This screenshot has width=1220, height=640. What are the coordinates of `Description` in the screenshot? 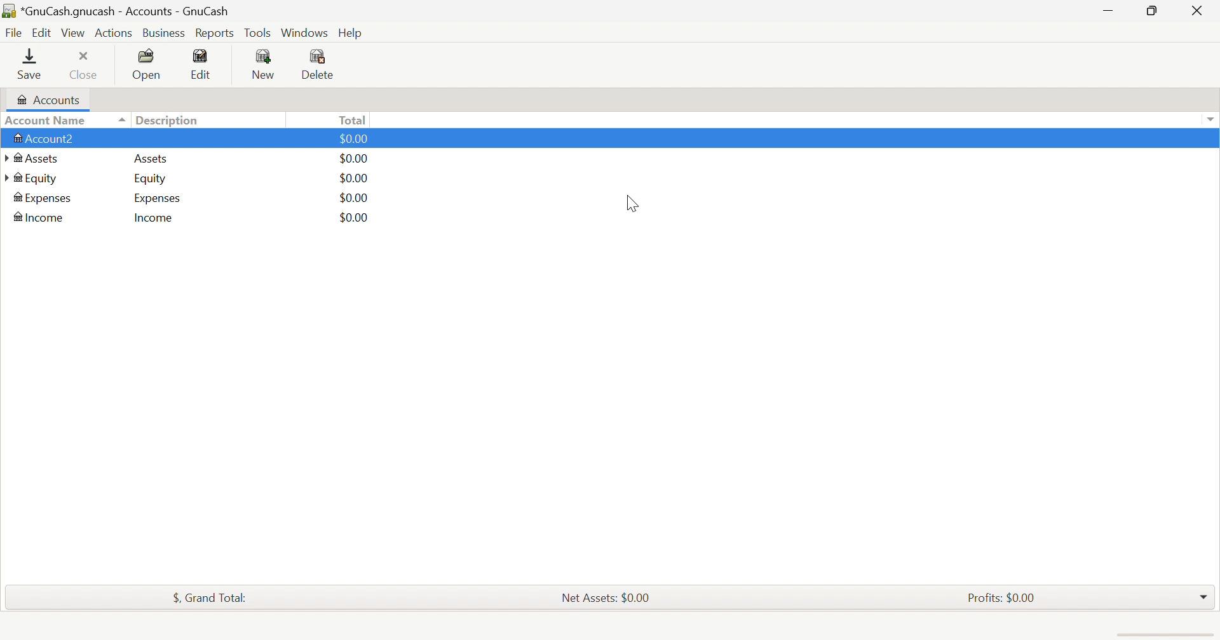 It's located at (167, 120).